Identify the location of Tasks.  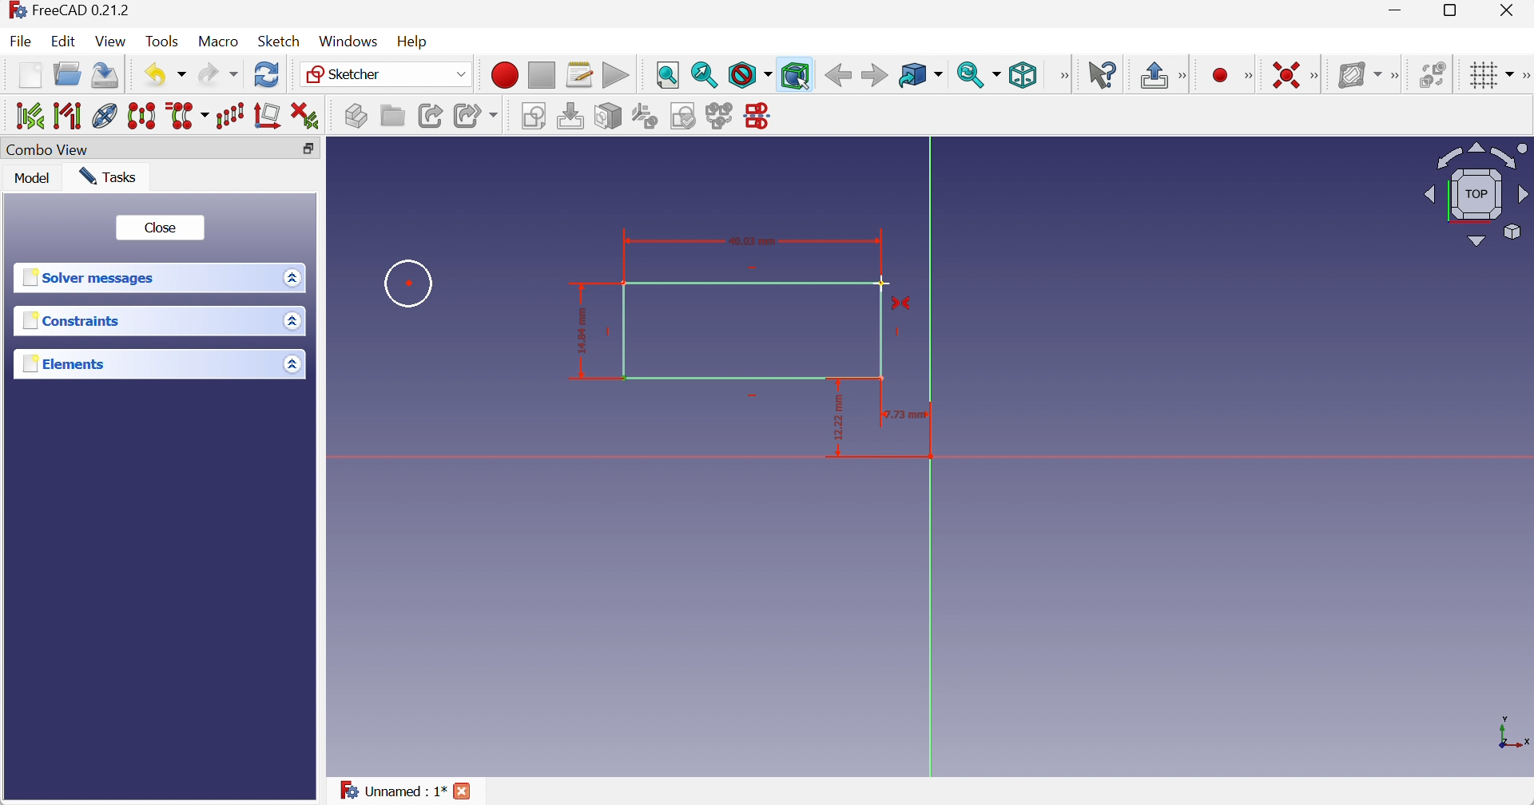
(108, 176).